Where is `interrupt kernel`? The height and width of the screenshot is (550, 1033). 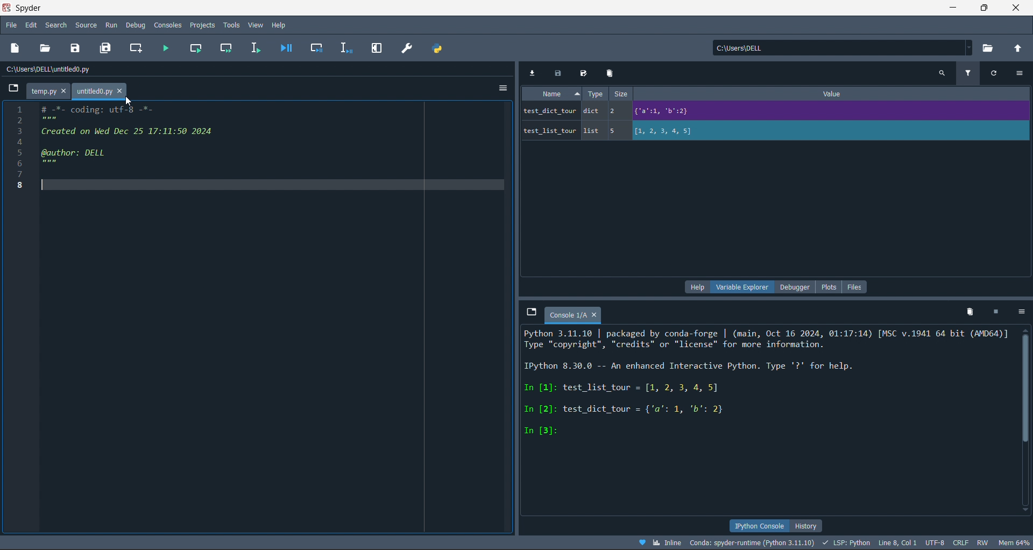
interrupt kernel is located at coordinates (999, 312).